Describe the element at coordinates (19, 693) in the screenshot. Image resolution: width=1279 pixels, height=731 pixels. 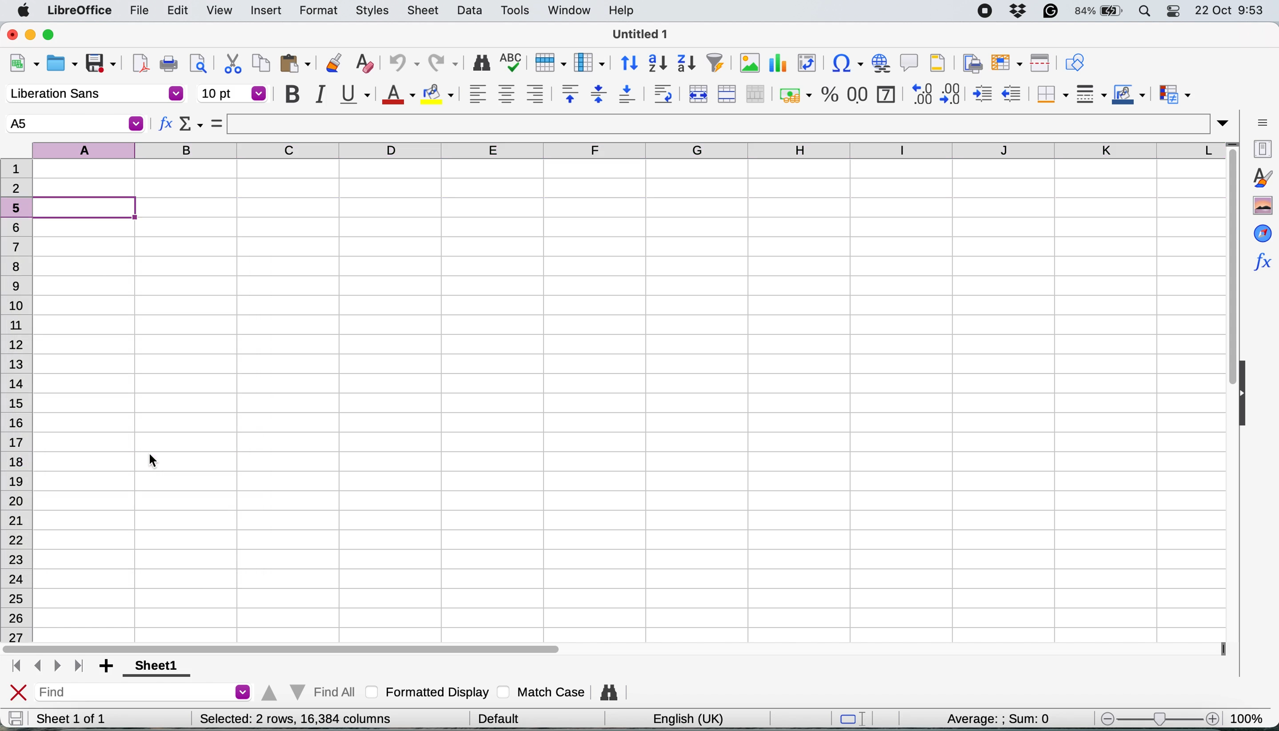
I see `close` at that location.